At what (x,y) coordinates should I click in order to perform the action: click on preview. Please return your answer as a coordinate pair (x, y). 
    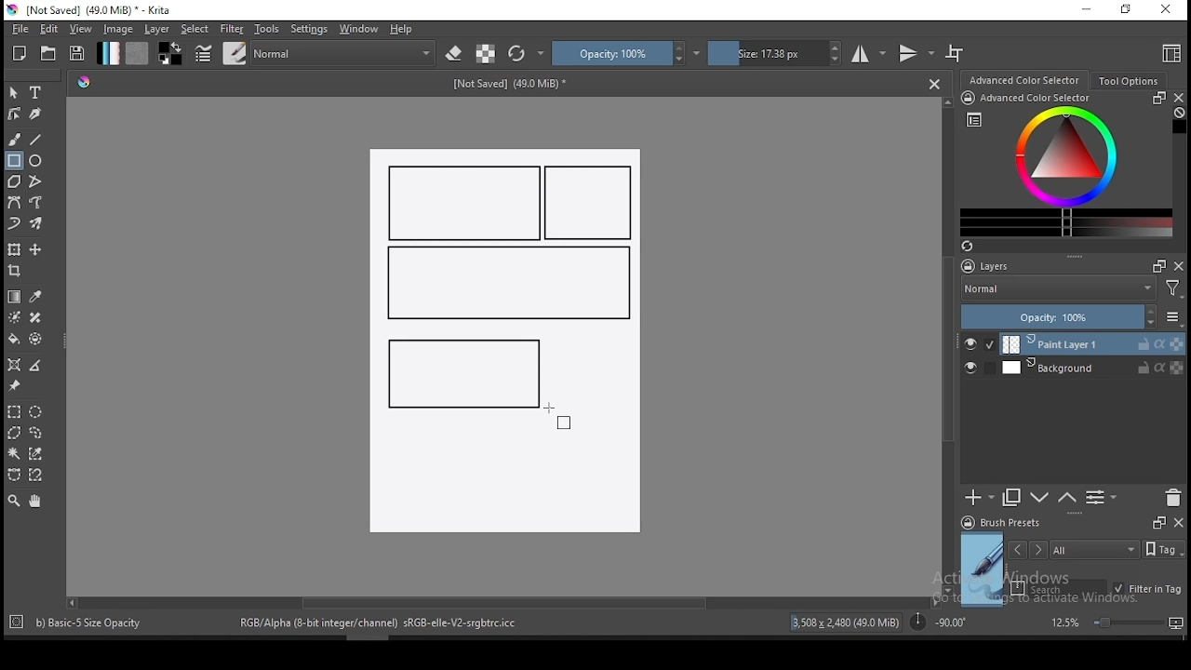
    Looking at the image, I should click on (983, 569).